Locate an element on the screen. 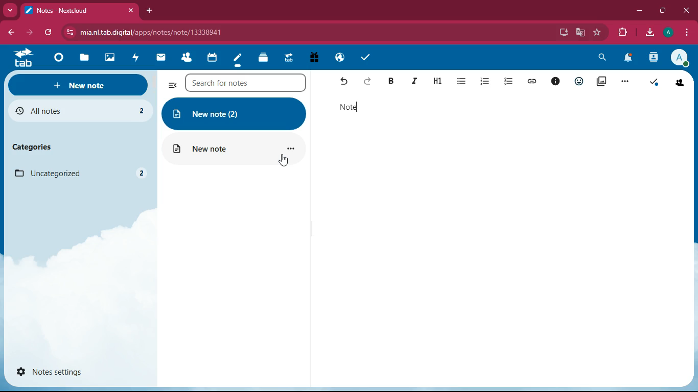  note is located at coordinates (354, 108).